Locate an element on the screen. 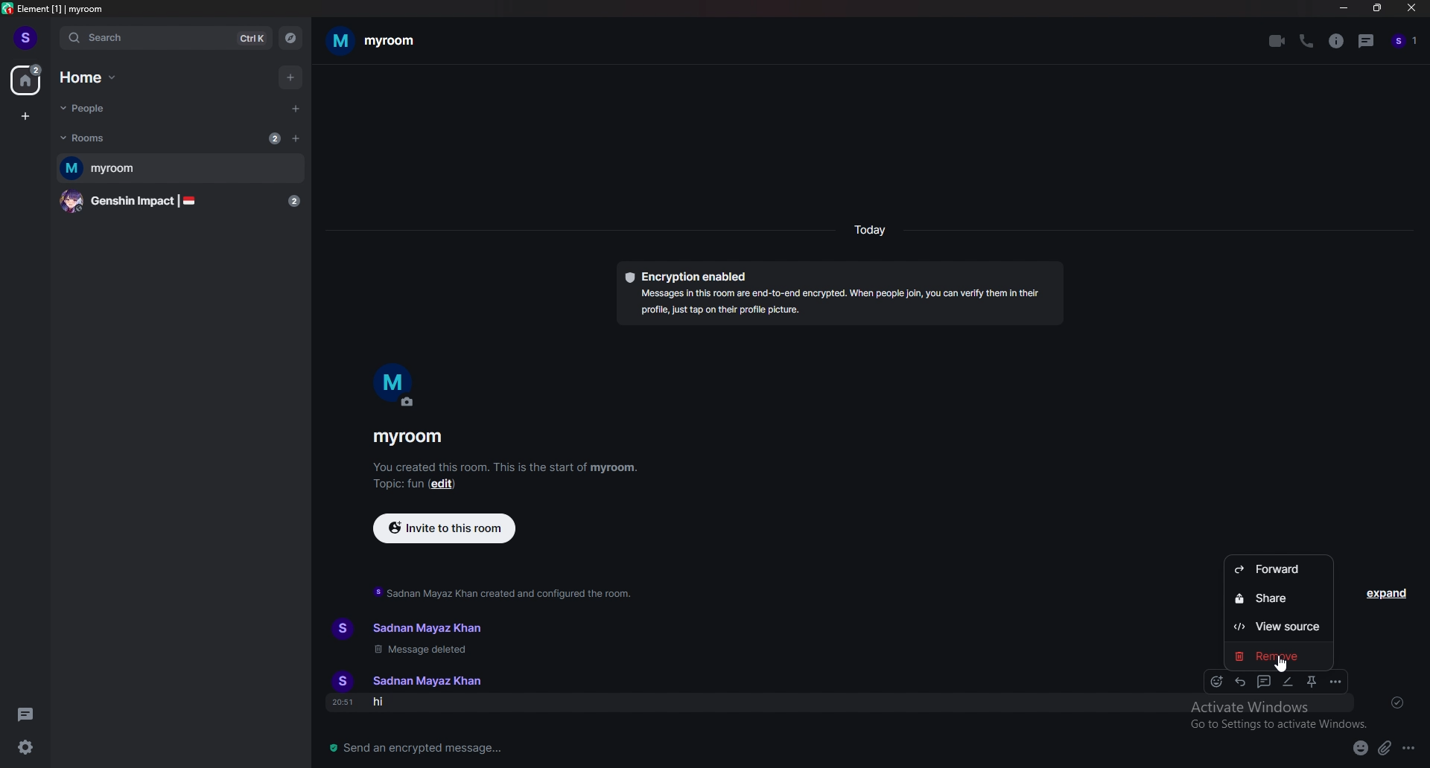 The image size is (1430, 768). sadnan mayaz khan 20:51 hi is located at coordinates (419, 692).